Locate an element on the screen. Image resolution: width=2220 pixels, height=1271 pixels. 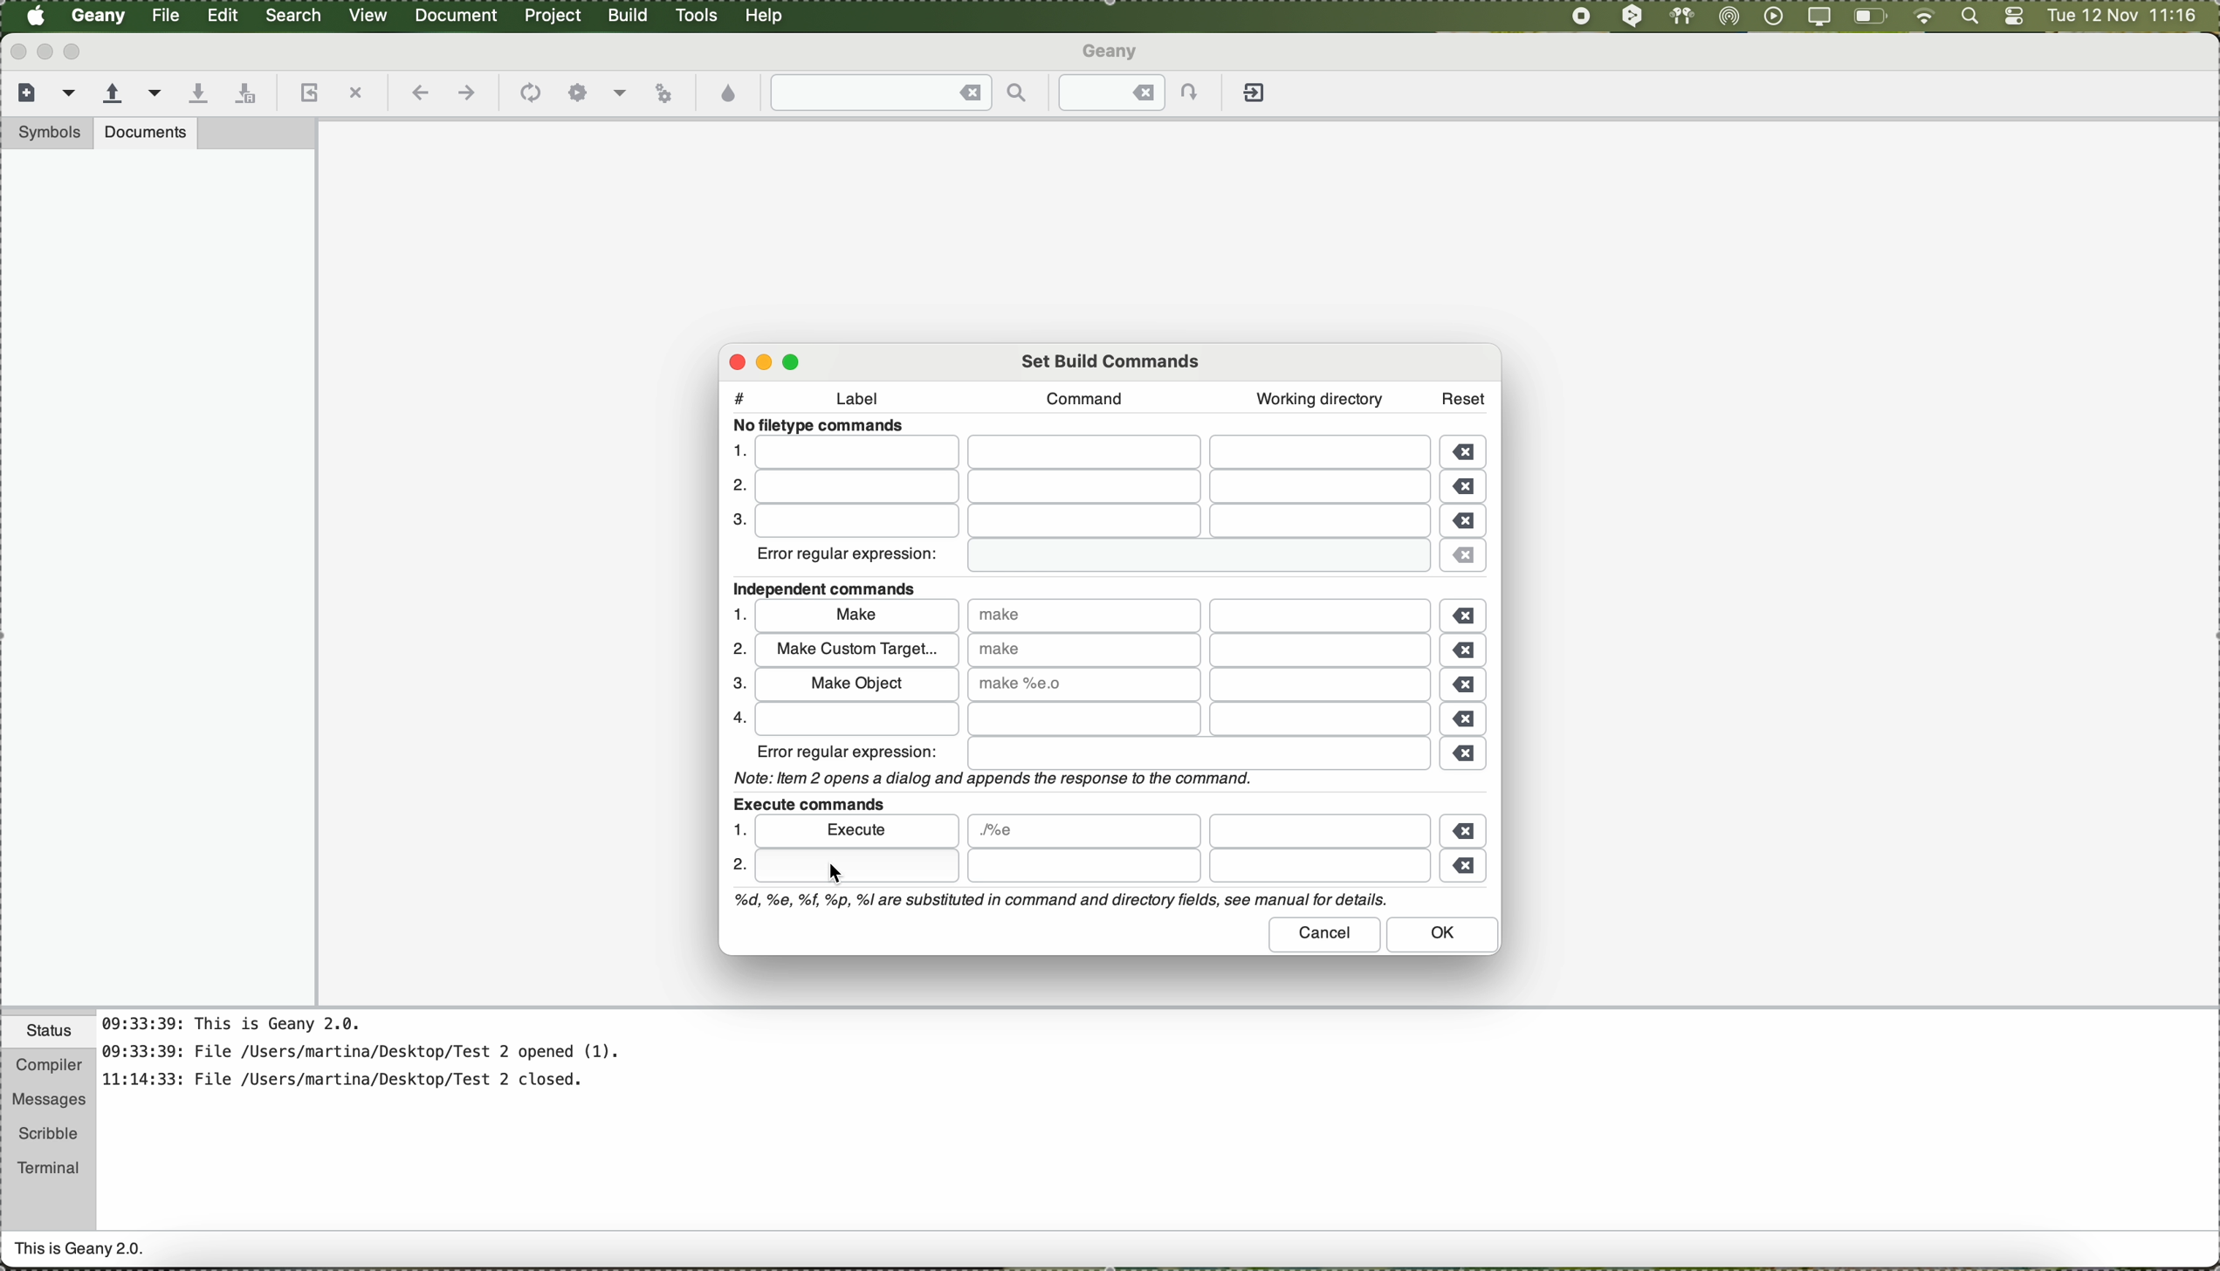
reset is located at coordinates (1464, 395).